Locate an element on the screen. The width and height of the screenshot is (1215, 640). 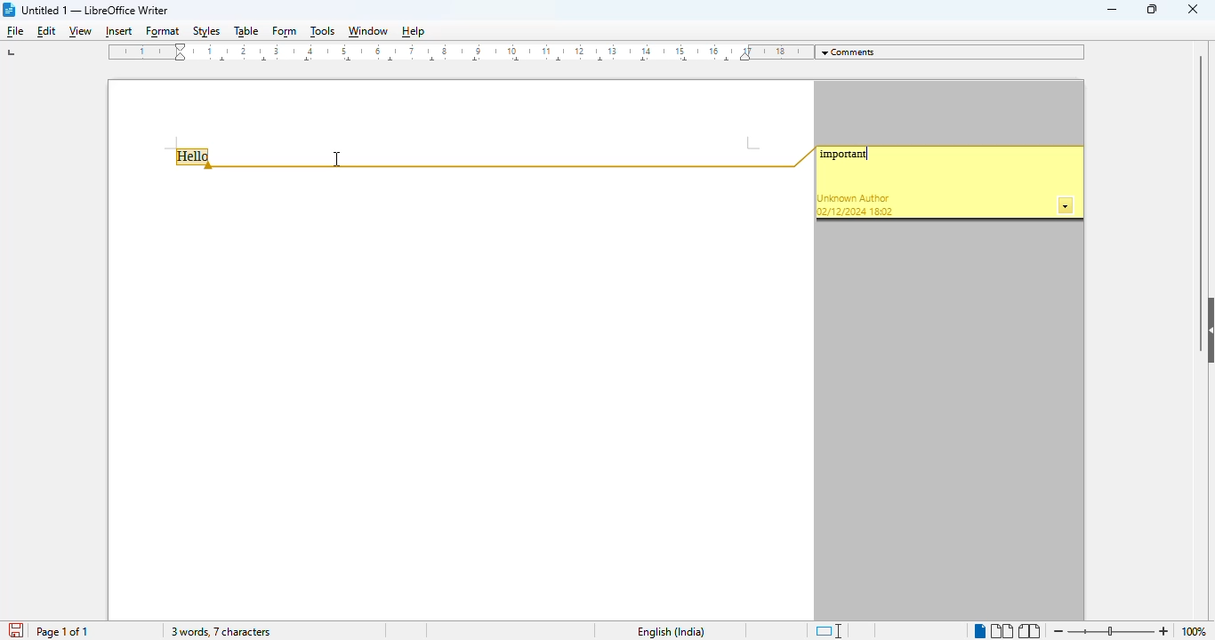
ruler is located at coordinates (457, 52).